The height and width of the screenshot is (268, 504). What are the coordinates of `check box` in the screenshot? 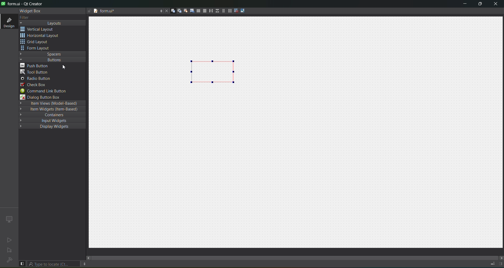 It's located at (34, 85).